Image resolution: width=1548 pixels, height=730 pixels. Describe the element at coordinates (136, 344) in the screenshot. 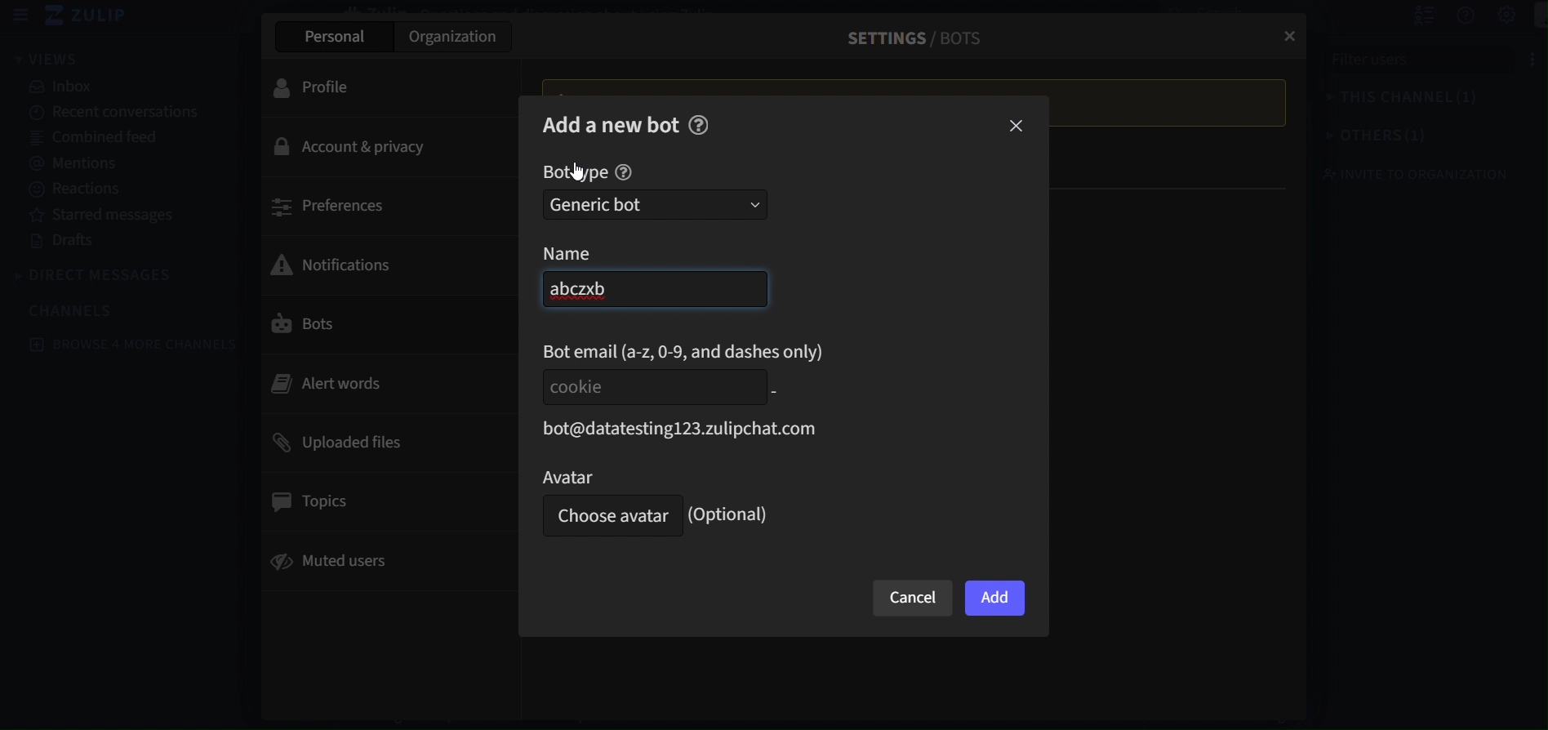

I see `browse 4 more channels` at that location.